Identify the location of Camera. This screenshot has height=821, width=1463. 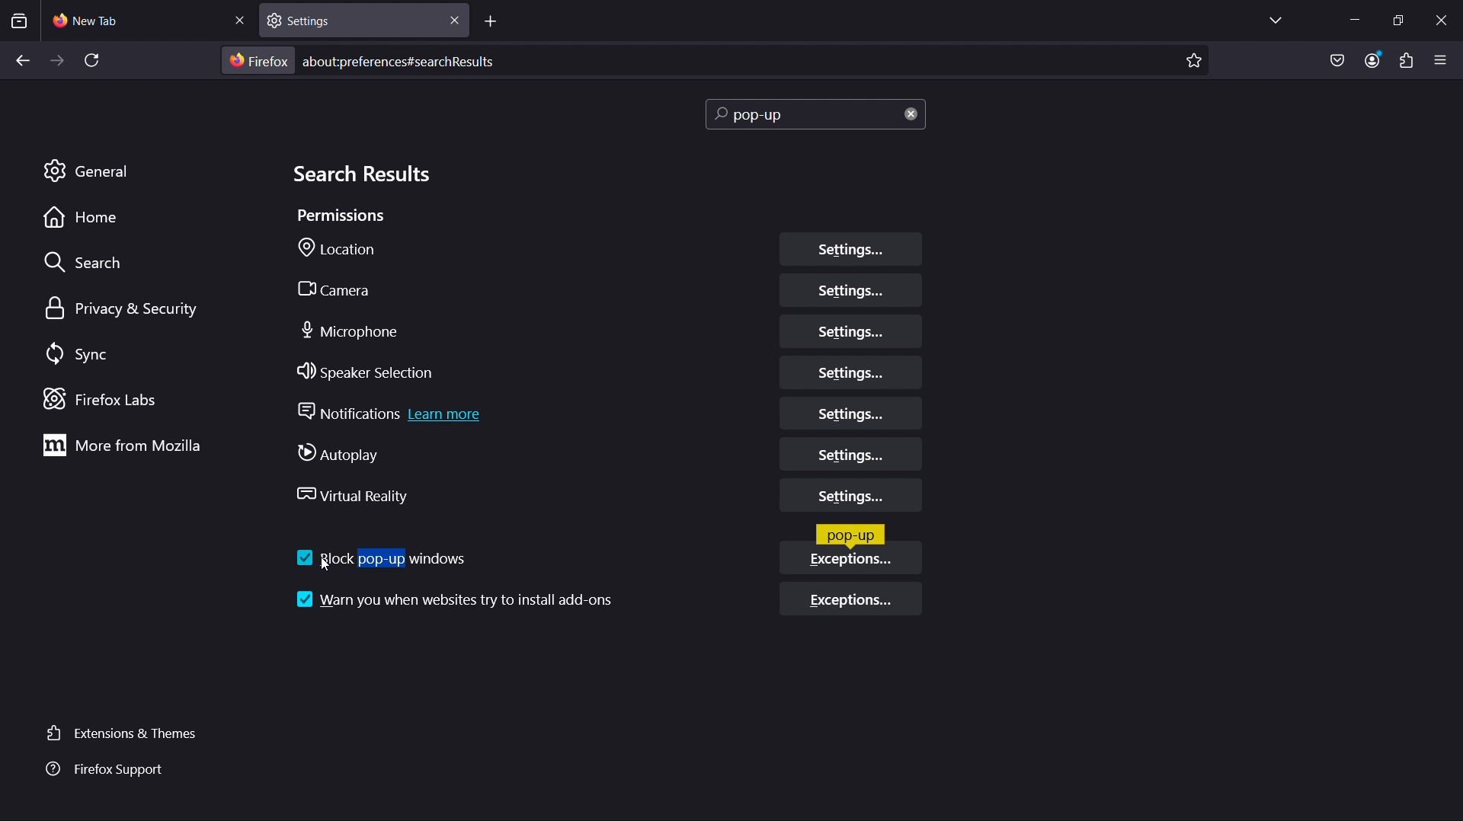
(345, 287).